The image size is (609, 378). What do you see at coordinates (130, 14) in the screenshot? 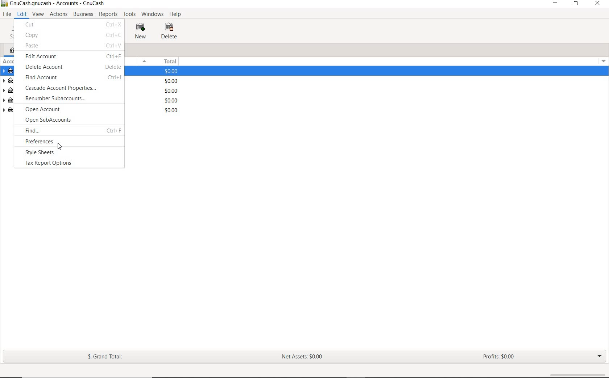
I see `TOOLS` at bounding box center [130, 14].